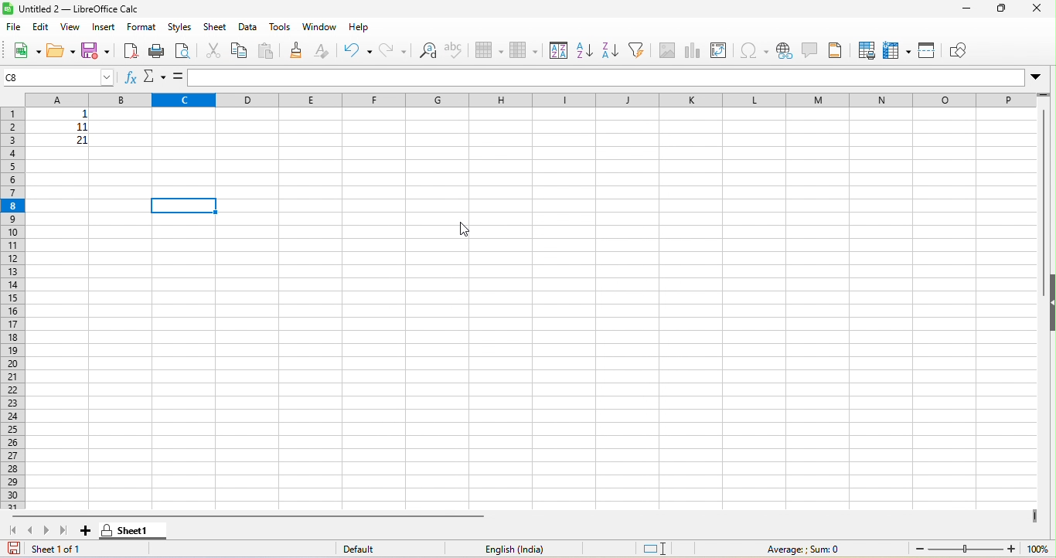 This screenshot has height=558, width=1056. Describe the element at coordinates (1040, 9) in the screenshot. I see `close` at that location.